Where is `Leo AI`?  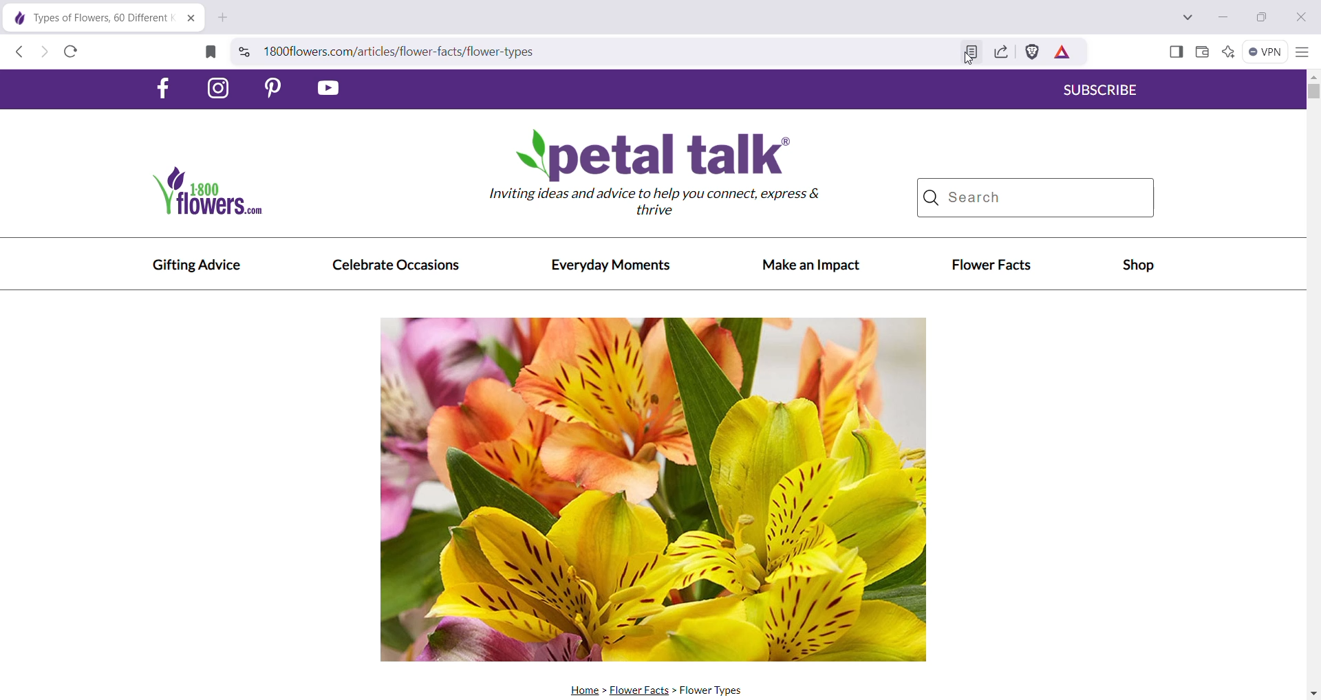 Leo AI is located at coordinates (1227, 52).